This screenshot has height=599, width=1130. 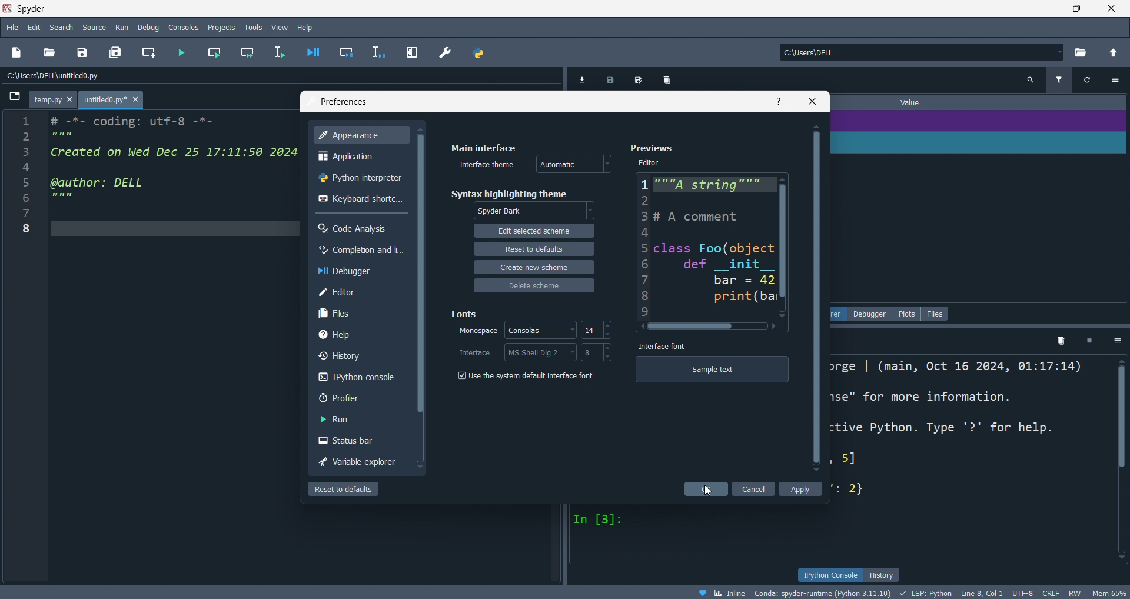 What do you see at coordinates (277, 28) in the screenshot?
I see `view` at bounding box center [277, 28].